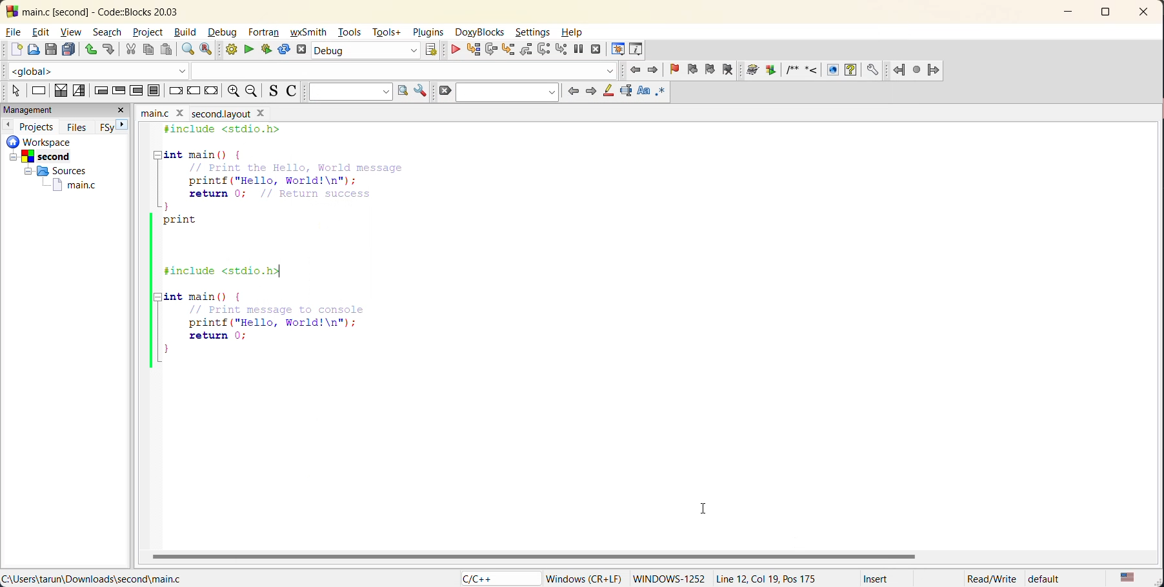 Image resolution: width=1164 pixels, height=587 pixels. I want to click on file name, so click(199, 113).